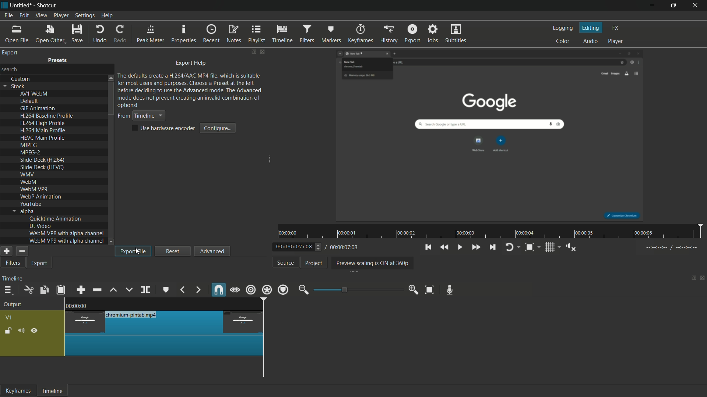 This screenshot has height=397, width=707. Describe the element at coordinates (562, 29) in the screenshot. I see `logging` at that location.